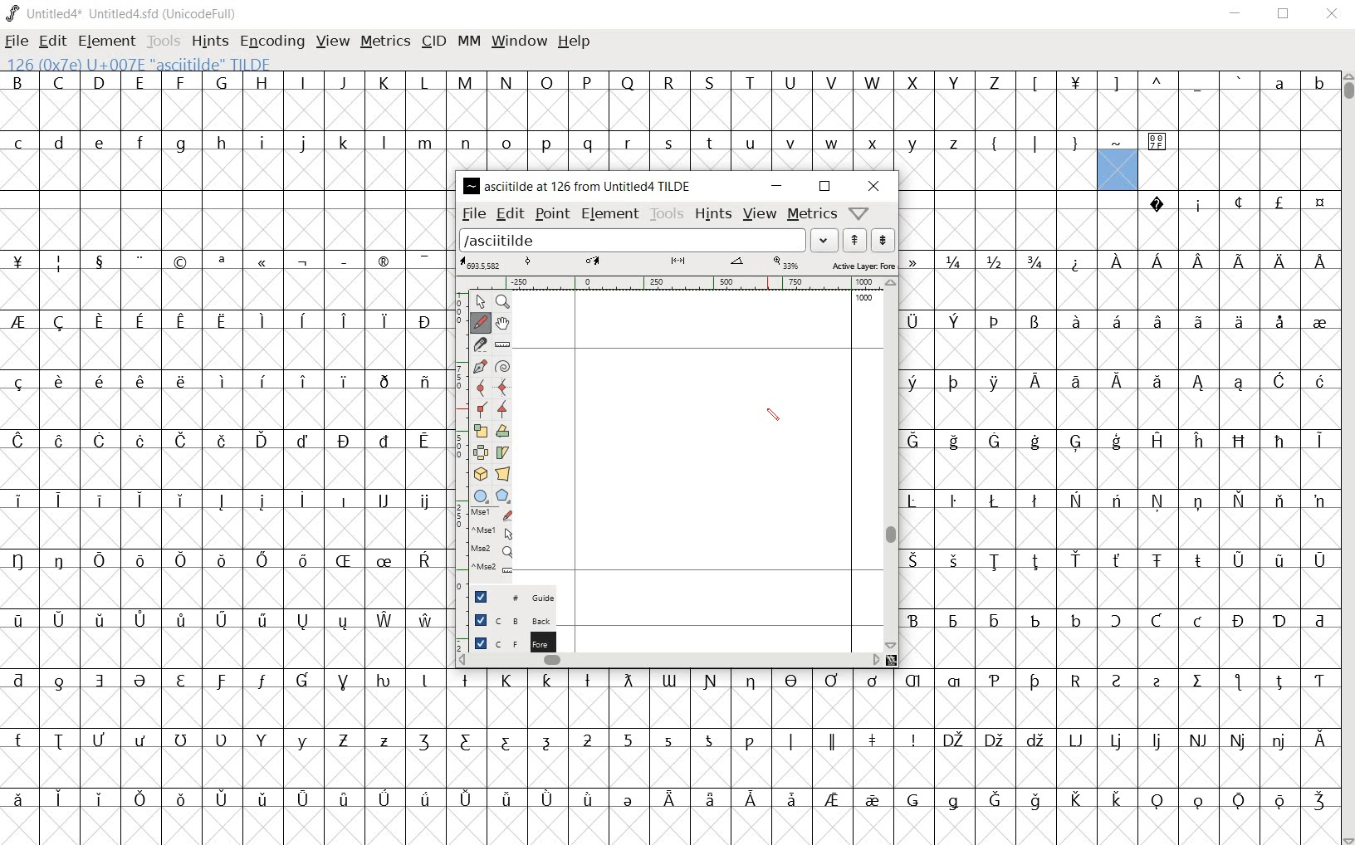  What do you see at coordinates (711, 216) in the screenshot?
I see `hints` at bounding box center [711, 216].